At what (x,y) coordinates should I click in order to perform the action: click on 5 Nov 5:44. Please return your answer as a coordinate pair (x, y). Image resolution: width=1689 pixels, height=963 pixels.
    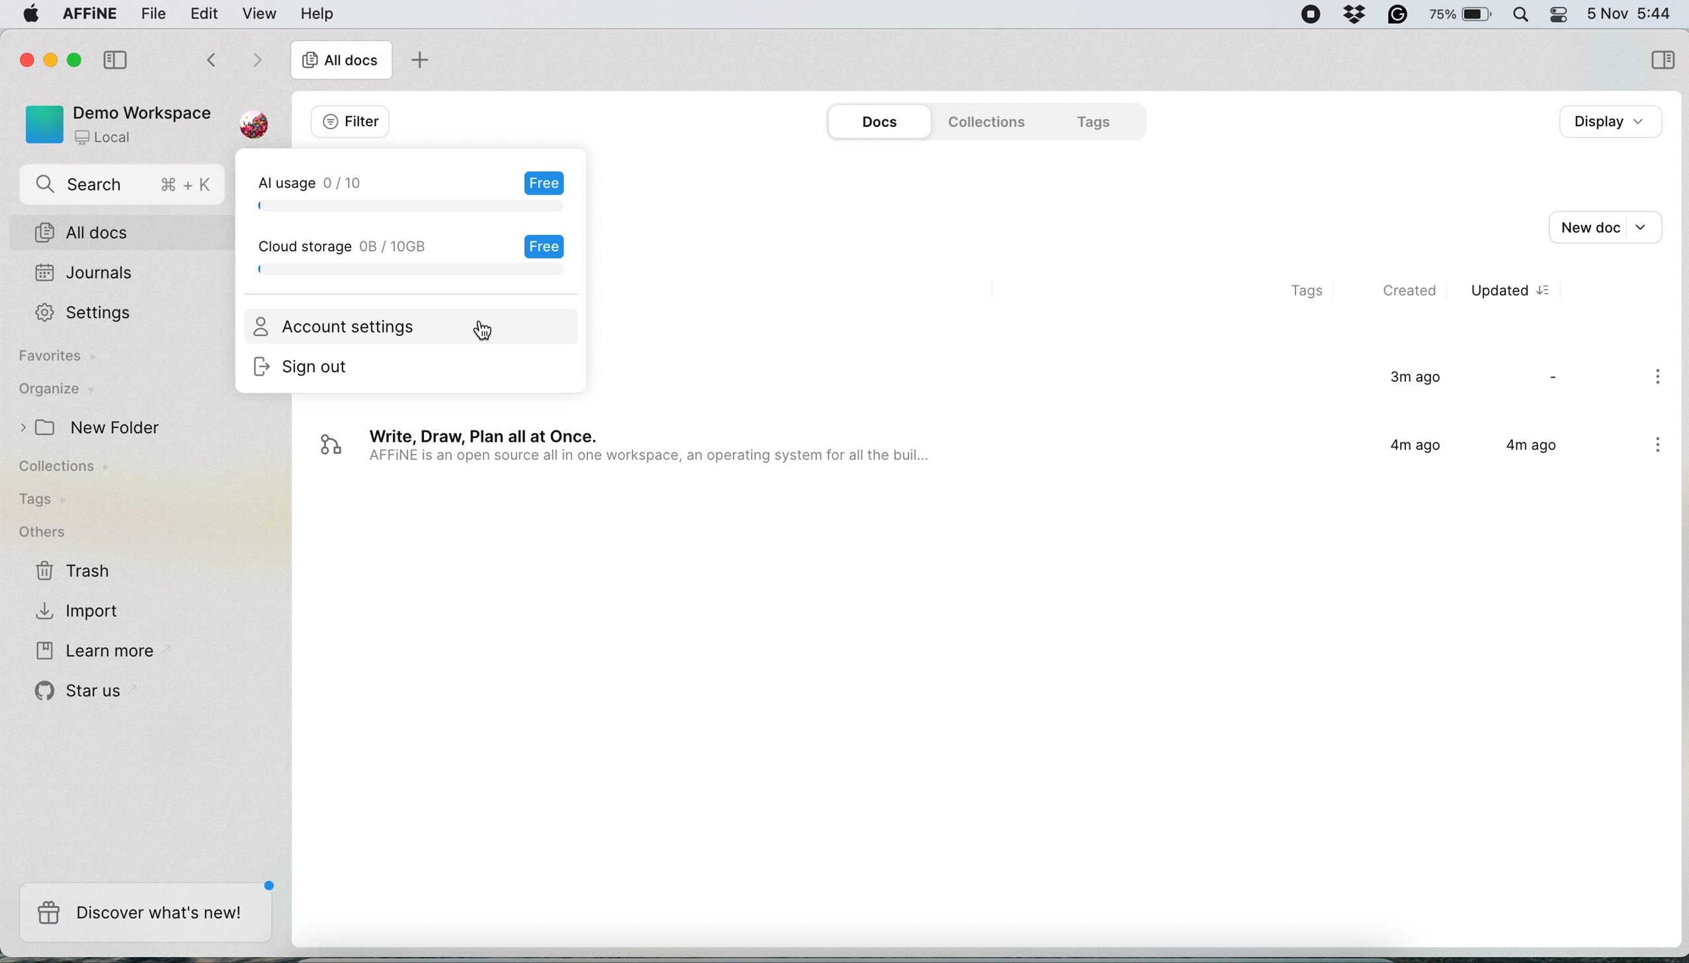
    Looking at the image, I should click on (1628, 12).